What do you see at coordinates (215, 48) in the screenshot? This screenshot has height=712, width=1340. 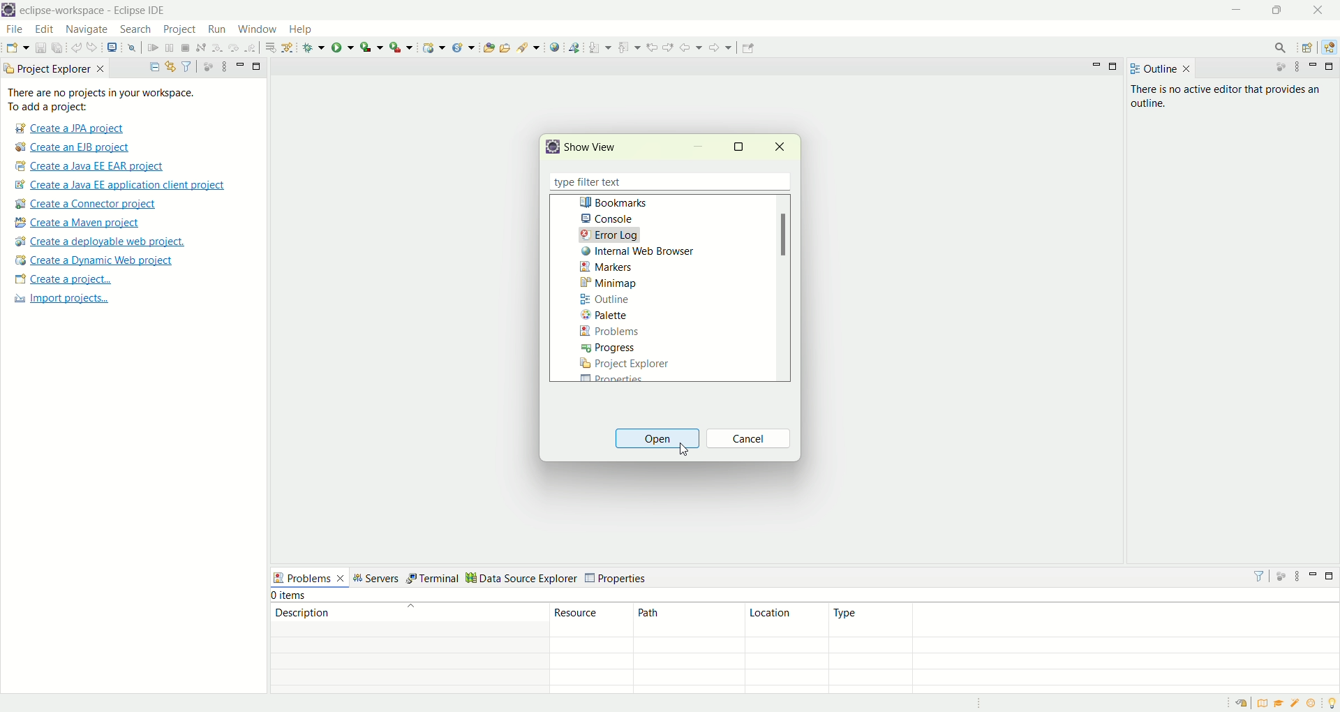 I see `step into` at bounding box center [215, 48].